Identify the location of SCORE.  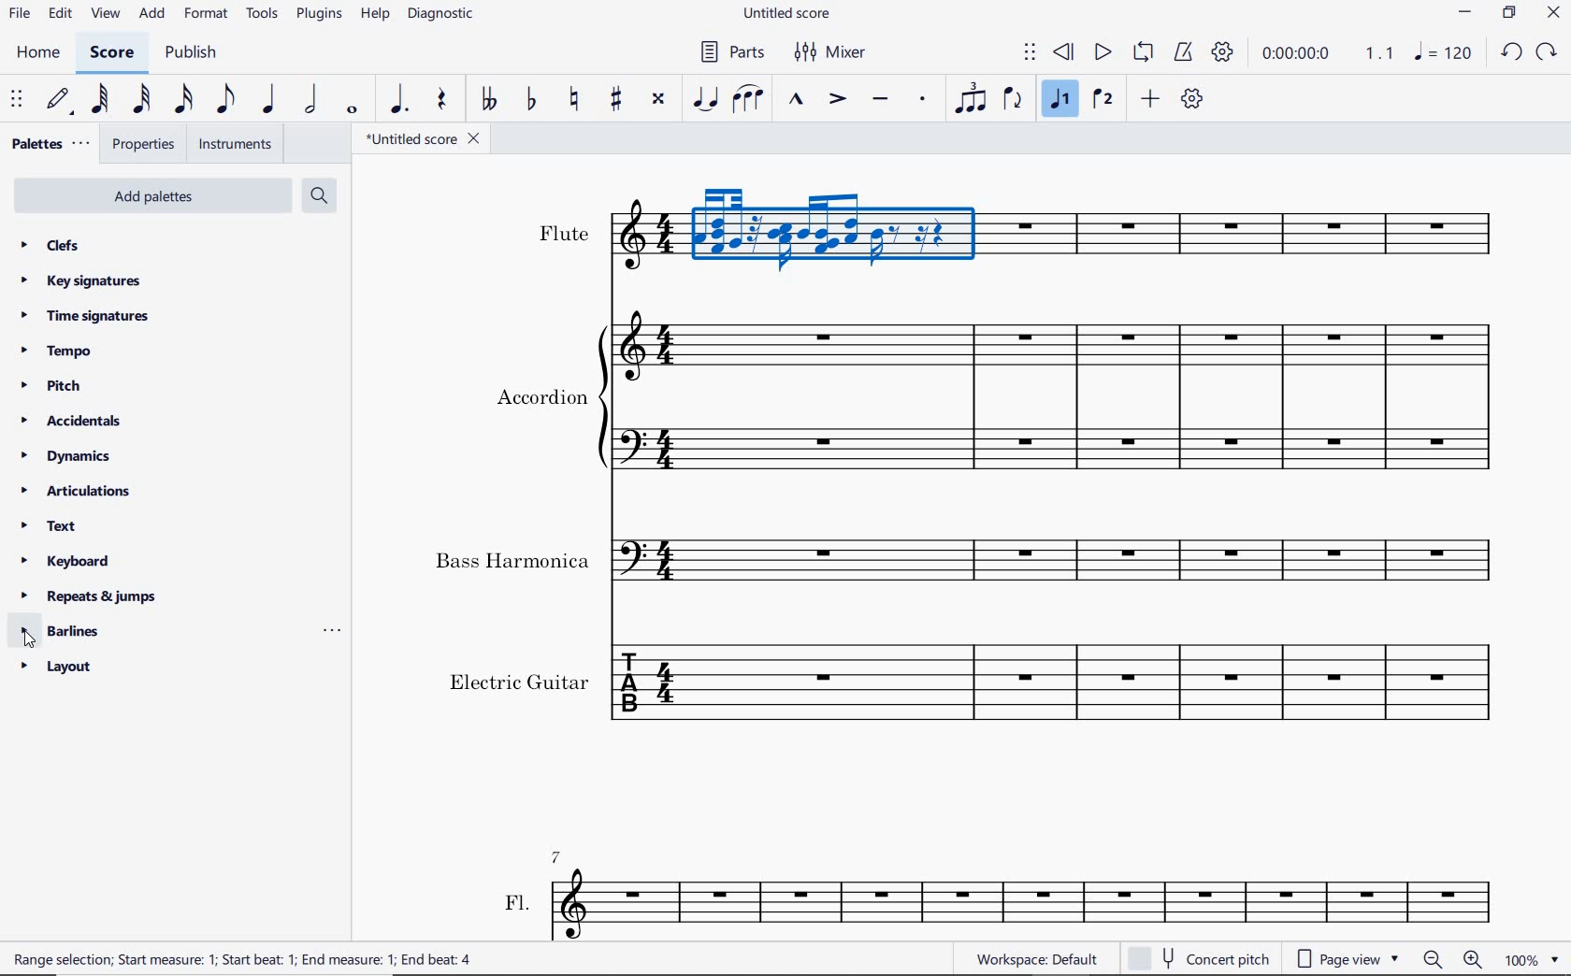
(109, 56).